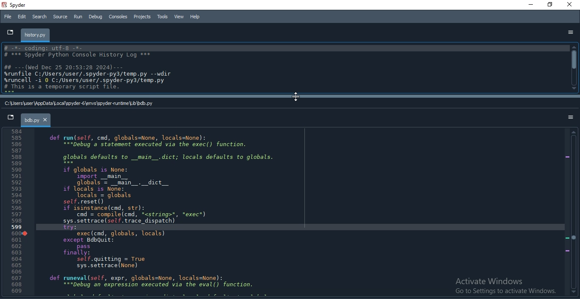  I want to click on Debug, so click(95, 17).